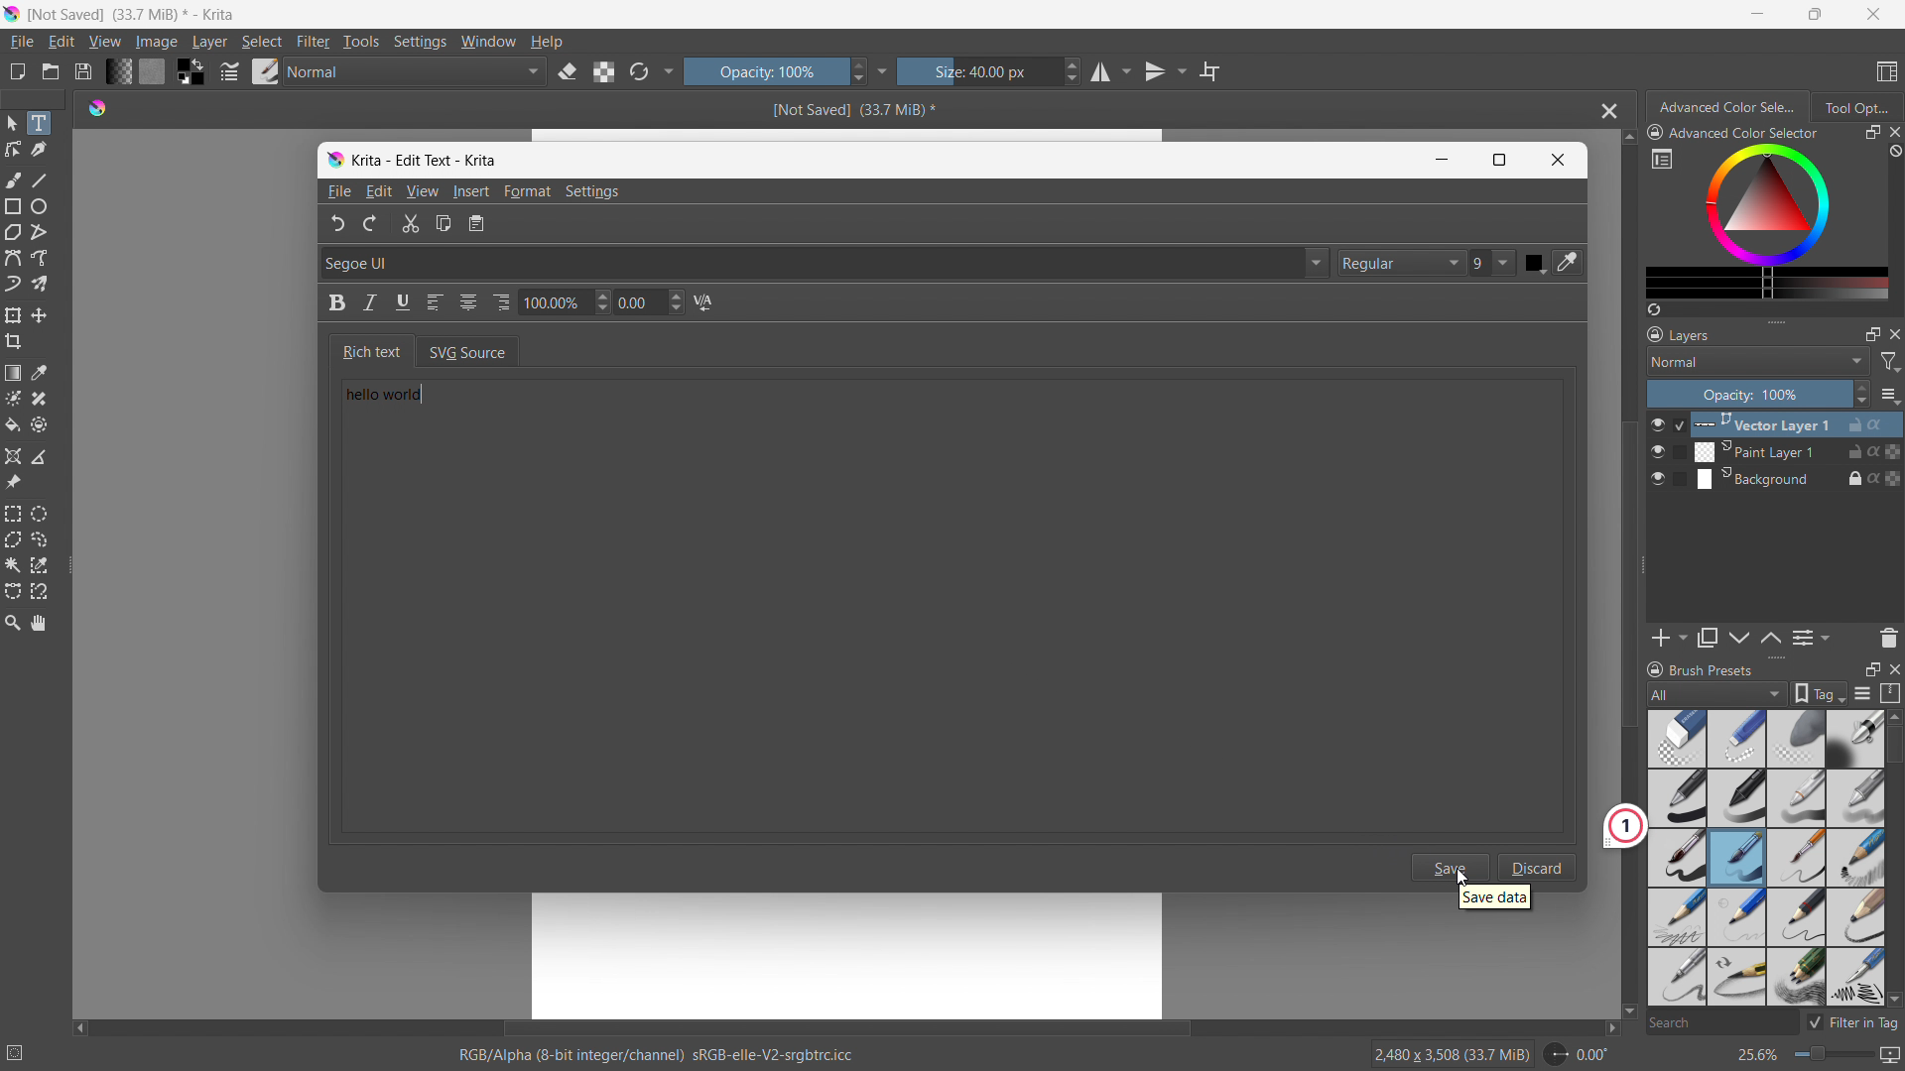 This screenshot has width=1905, height=1071. I want to click on opacity control, so click(1758, 394).